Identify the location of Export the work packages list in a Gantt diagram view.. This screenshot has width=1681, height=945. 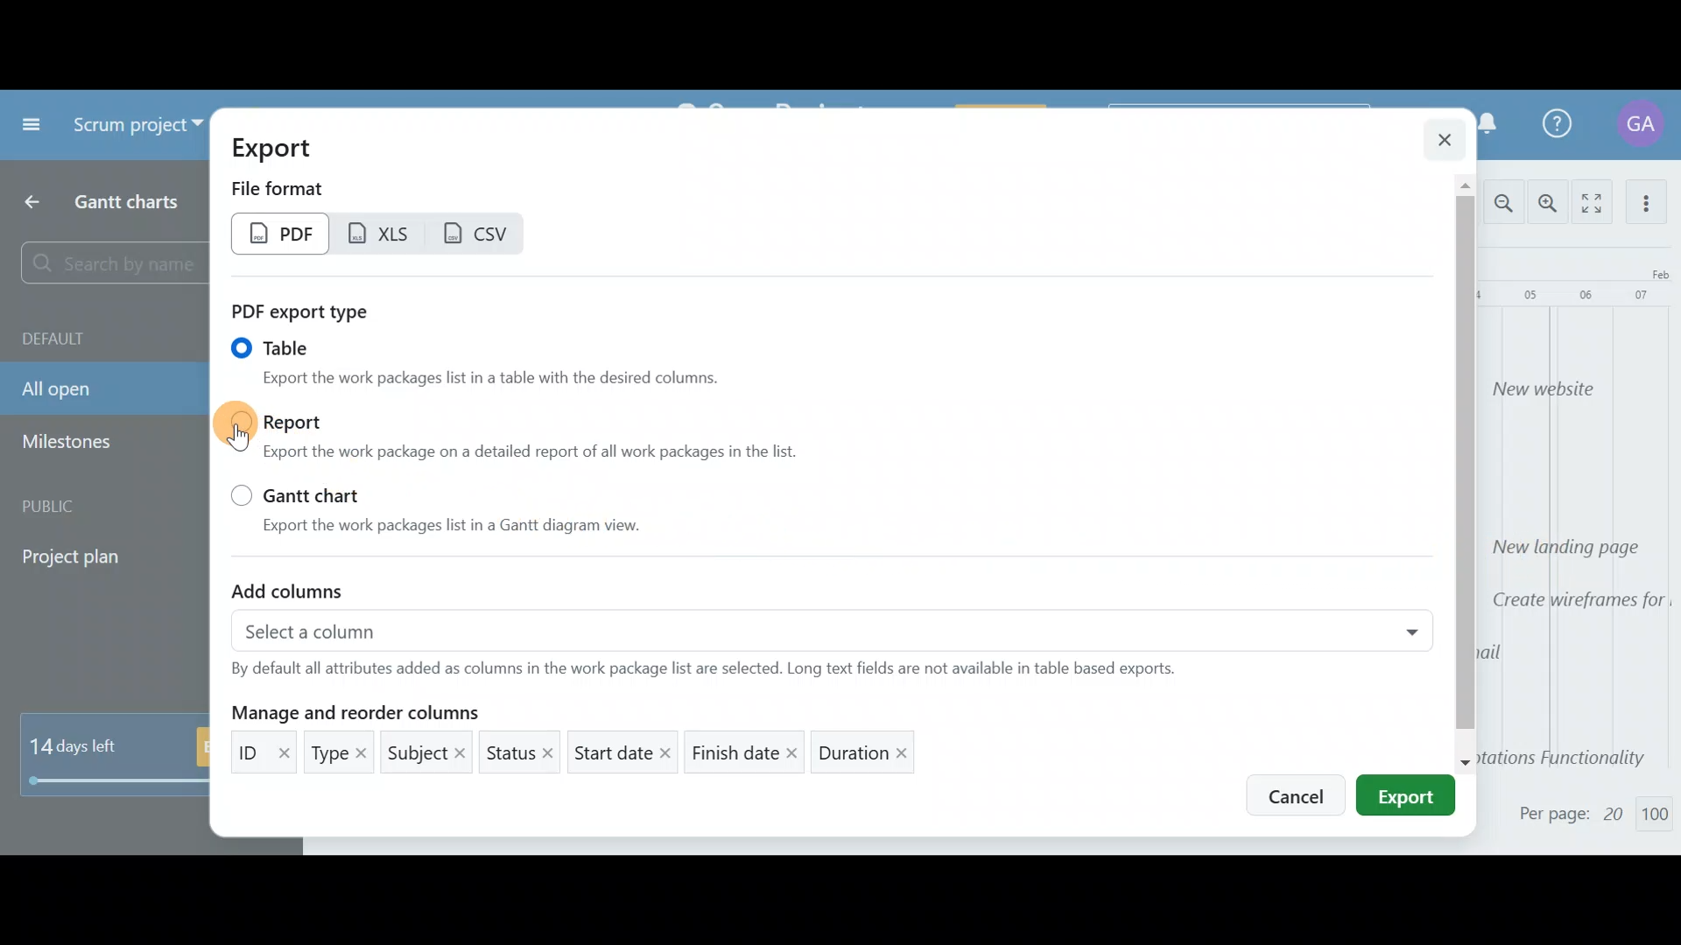
(469, 531).